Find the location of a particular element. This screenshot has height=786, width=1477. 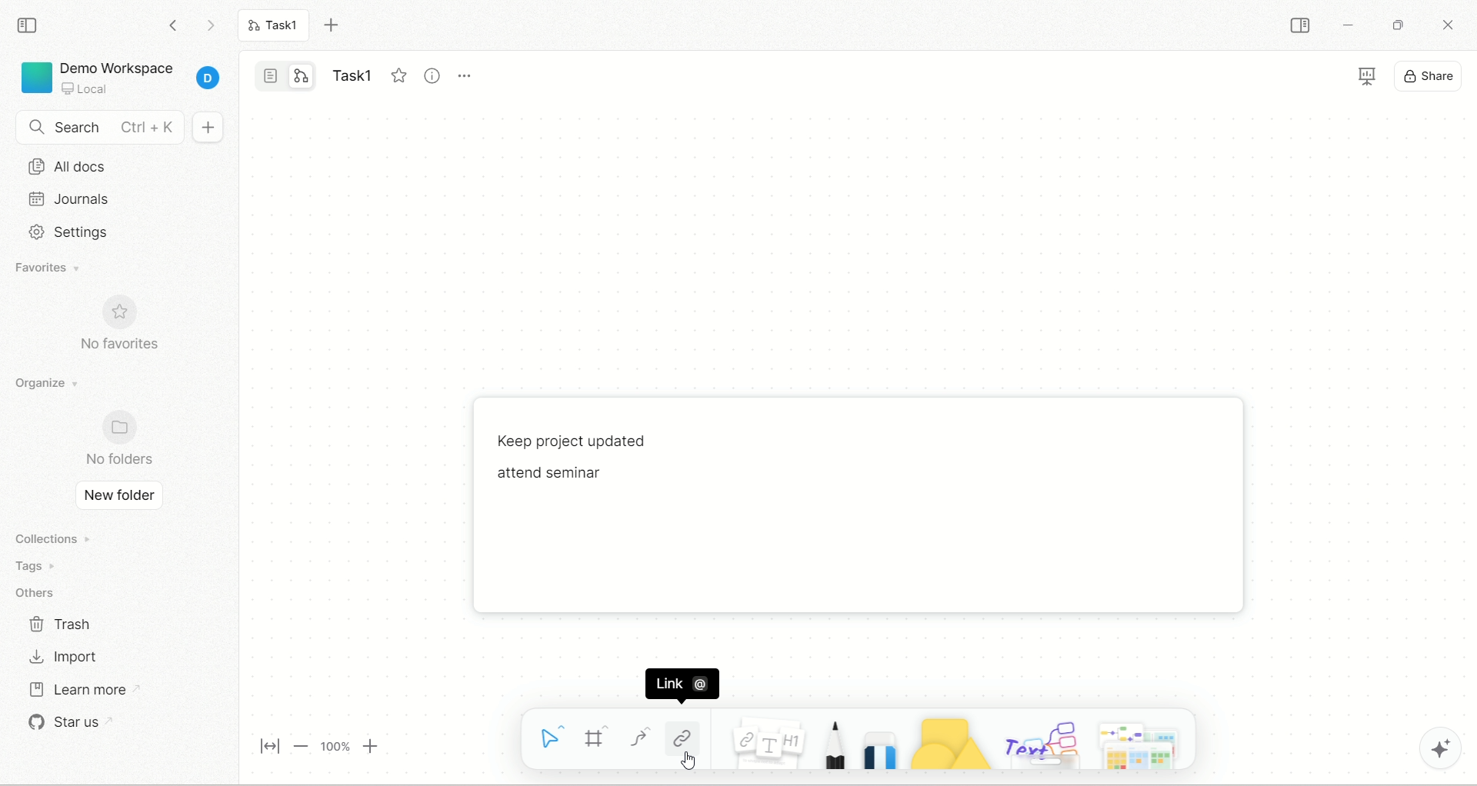

display is located at coordinates (1412, 74).